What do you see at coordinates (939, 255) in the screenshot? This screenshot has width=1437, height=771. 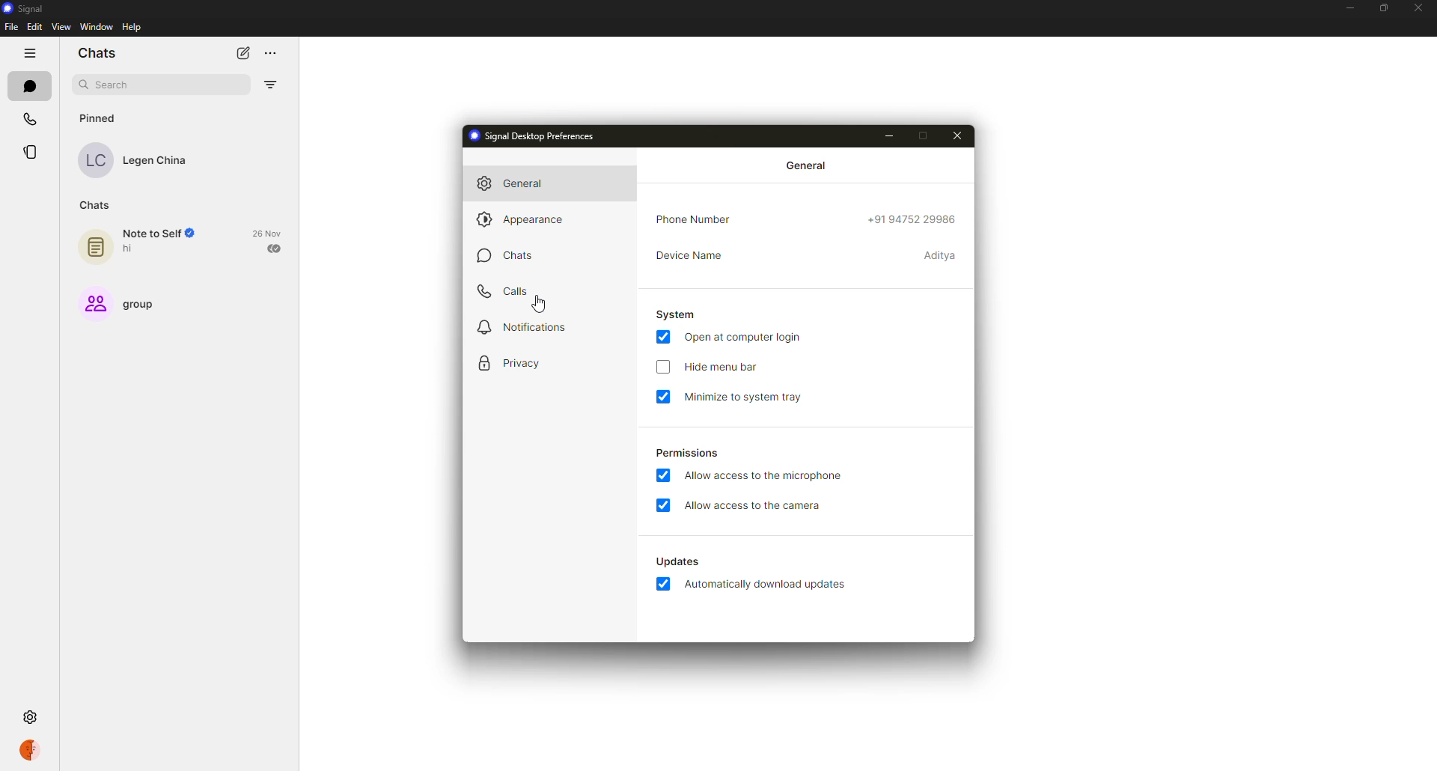 I see `Aditya` at bounding box center [939, 255].